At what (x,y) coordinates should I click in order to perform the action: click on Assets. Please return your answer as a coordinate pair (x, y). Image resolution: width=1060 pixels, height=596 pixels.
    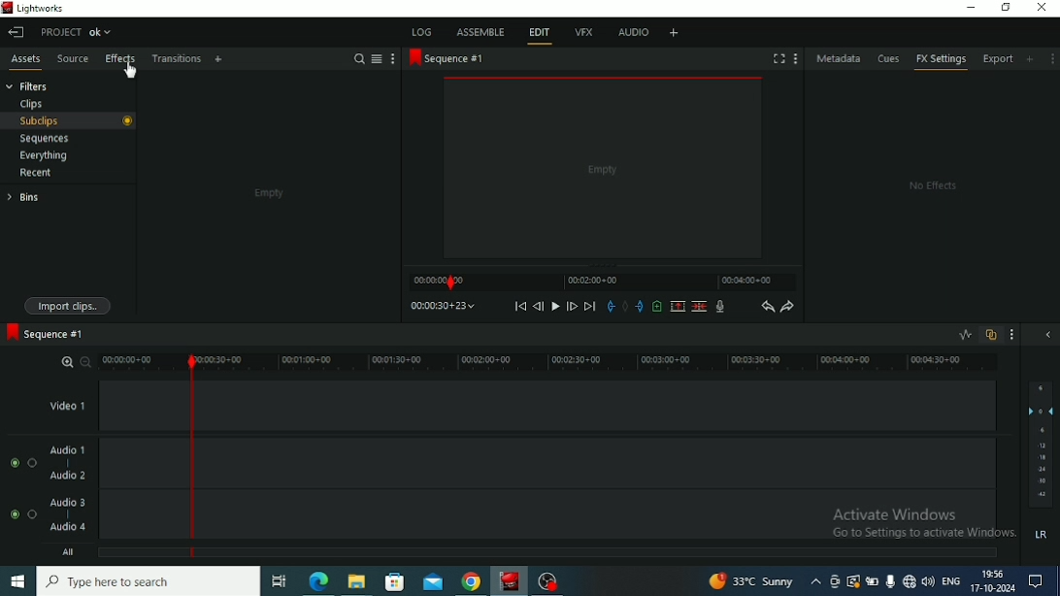
    Looking at the image, I should click on (25, 60).